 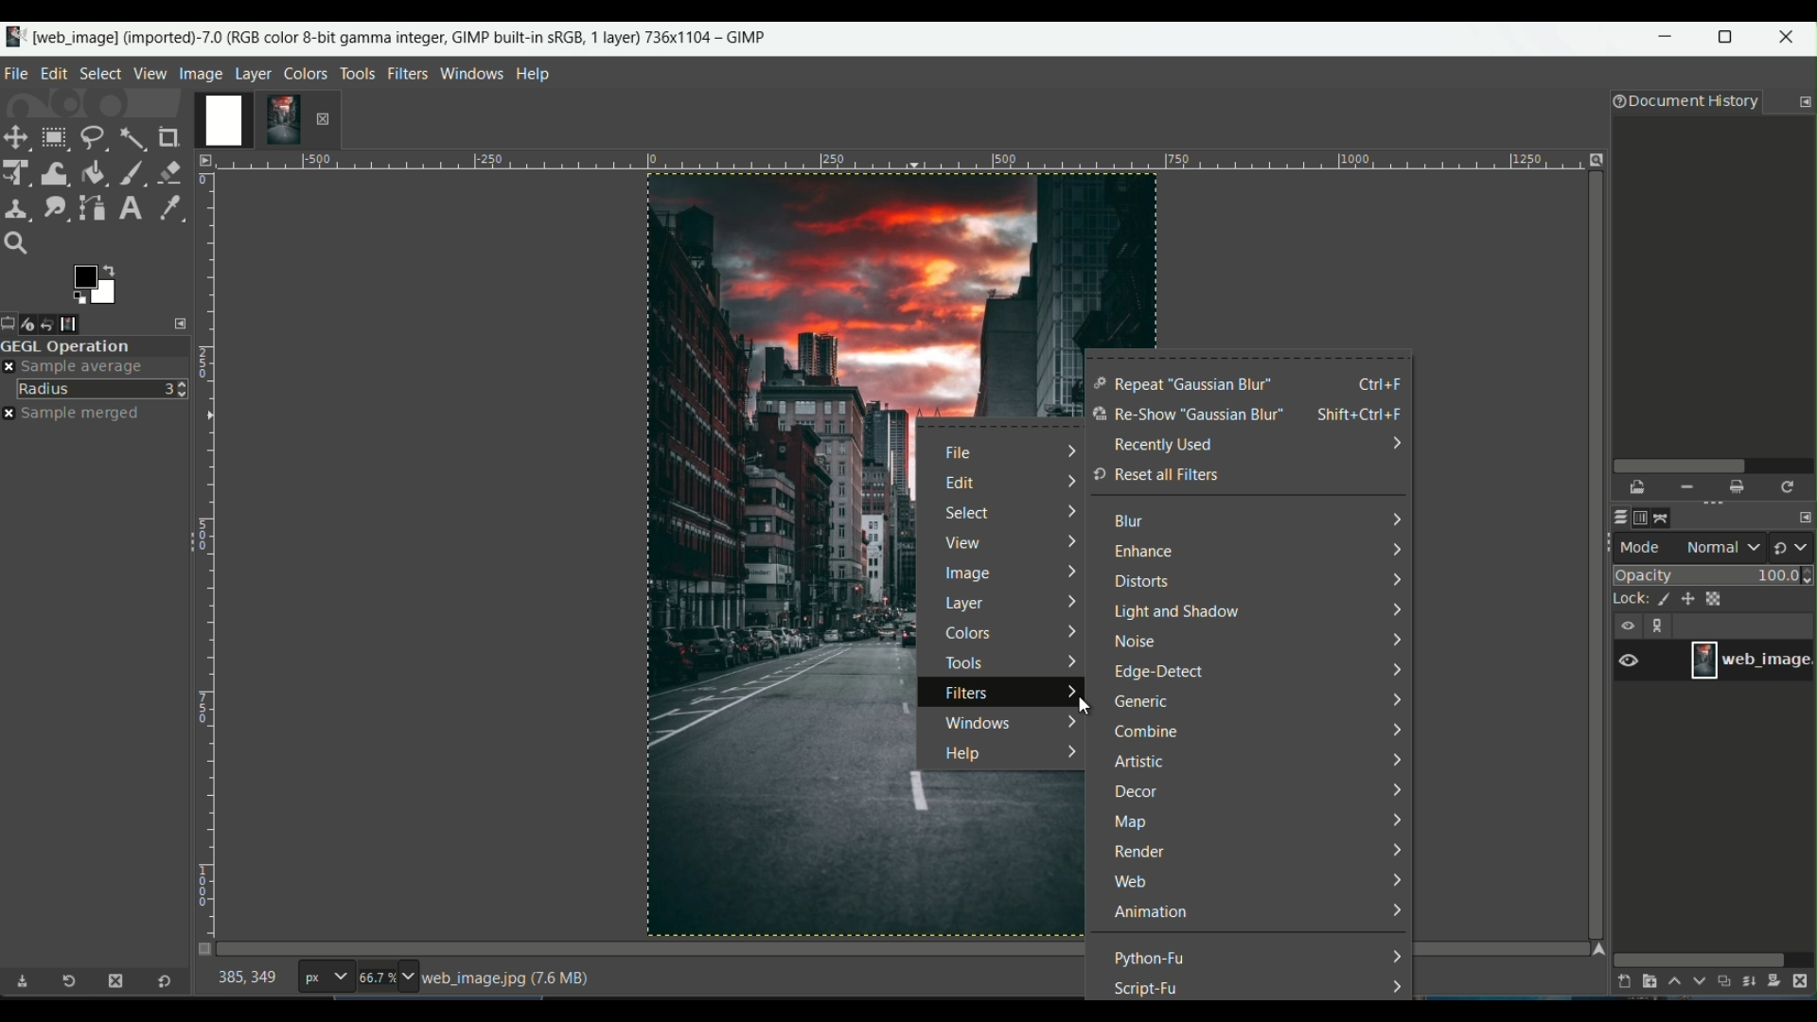 I want to click on eraser tool, so click(x=171, y=169).